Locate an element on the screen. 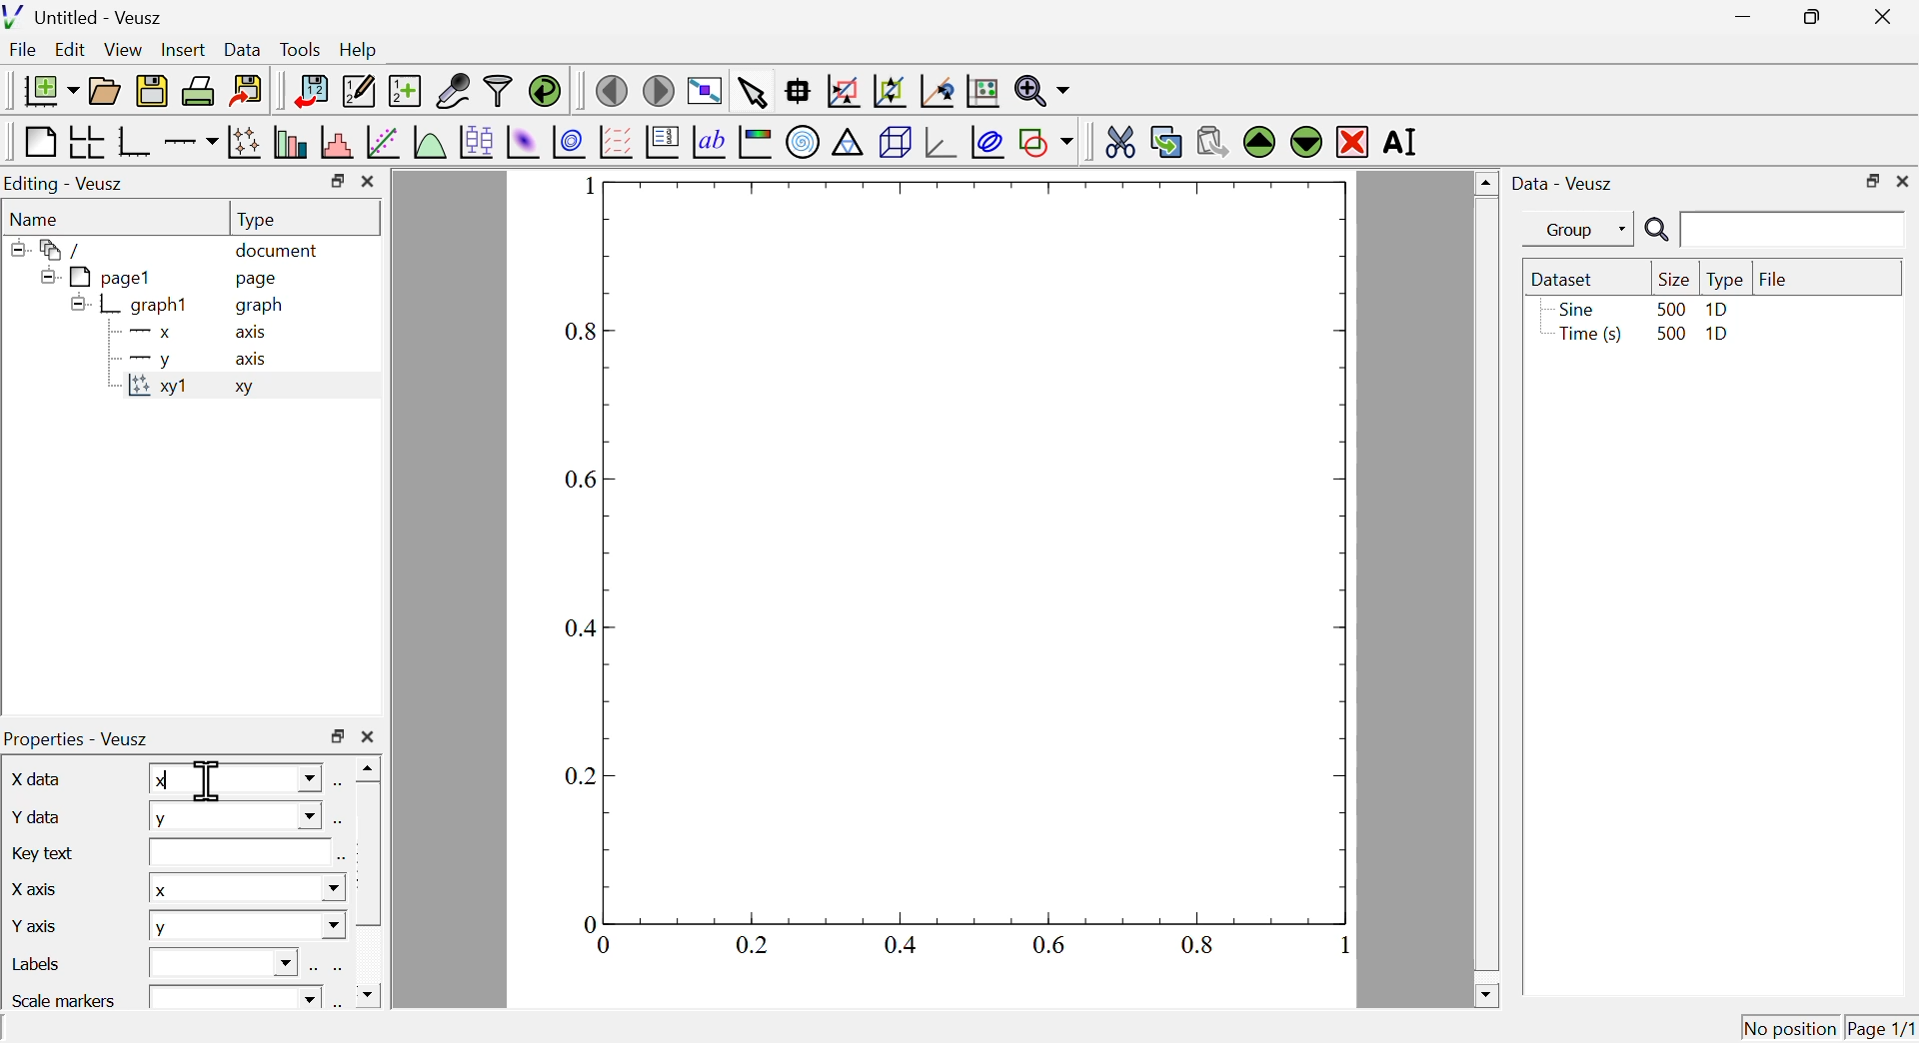  500 is located at coordinates (1669, 335).